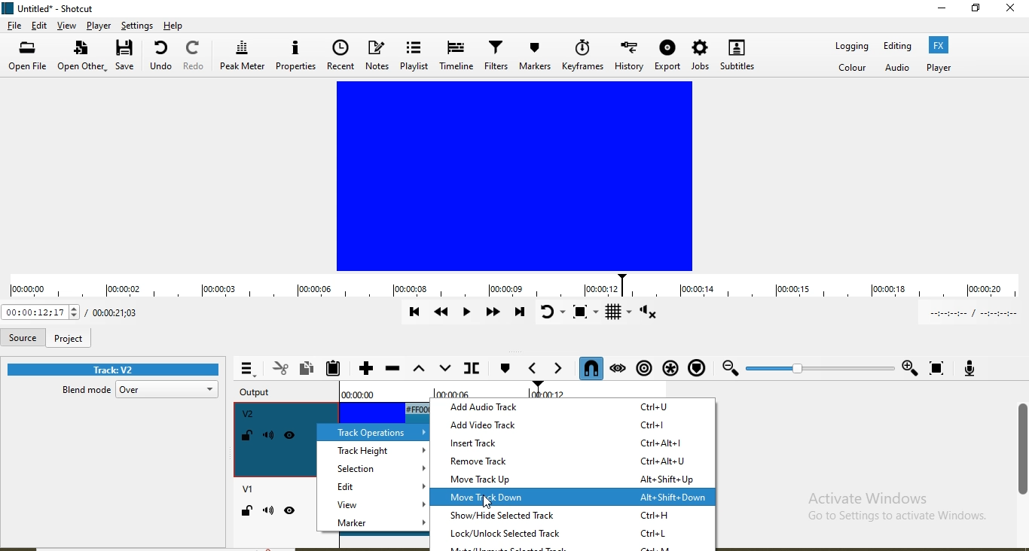 This screenshot has width=1029, height=551. What do you see at coordinates (169, 390) in the screenshot?
I see `over` at bounding box center [169, 390].